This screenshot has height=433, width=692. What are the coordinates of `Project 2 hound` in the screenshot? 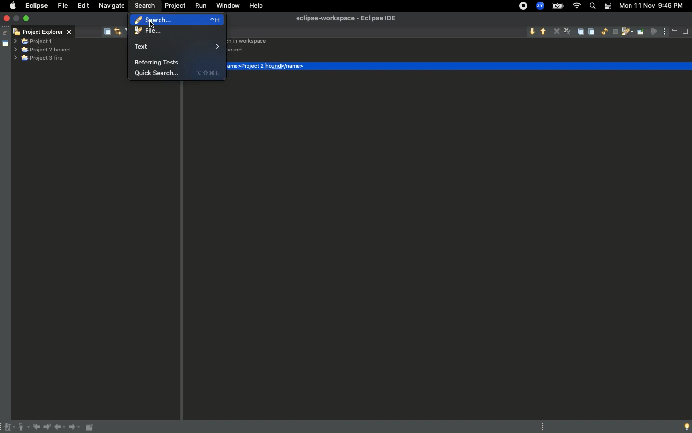 It's located at (44, 50).